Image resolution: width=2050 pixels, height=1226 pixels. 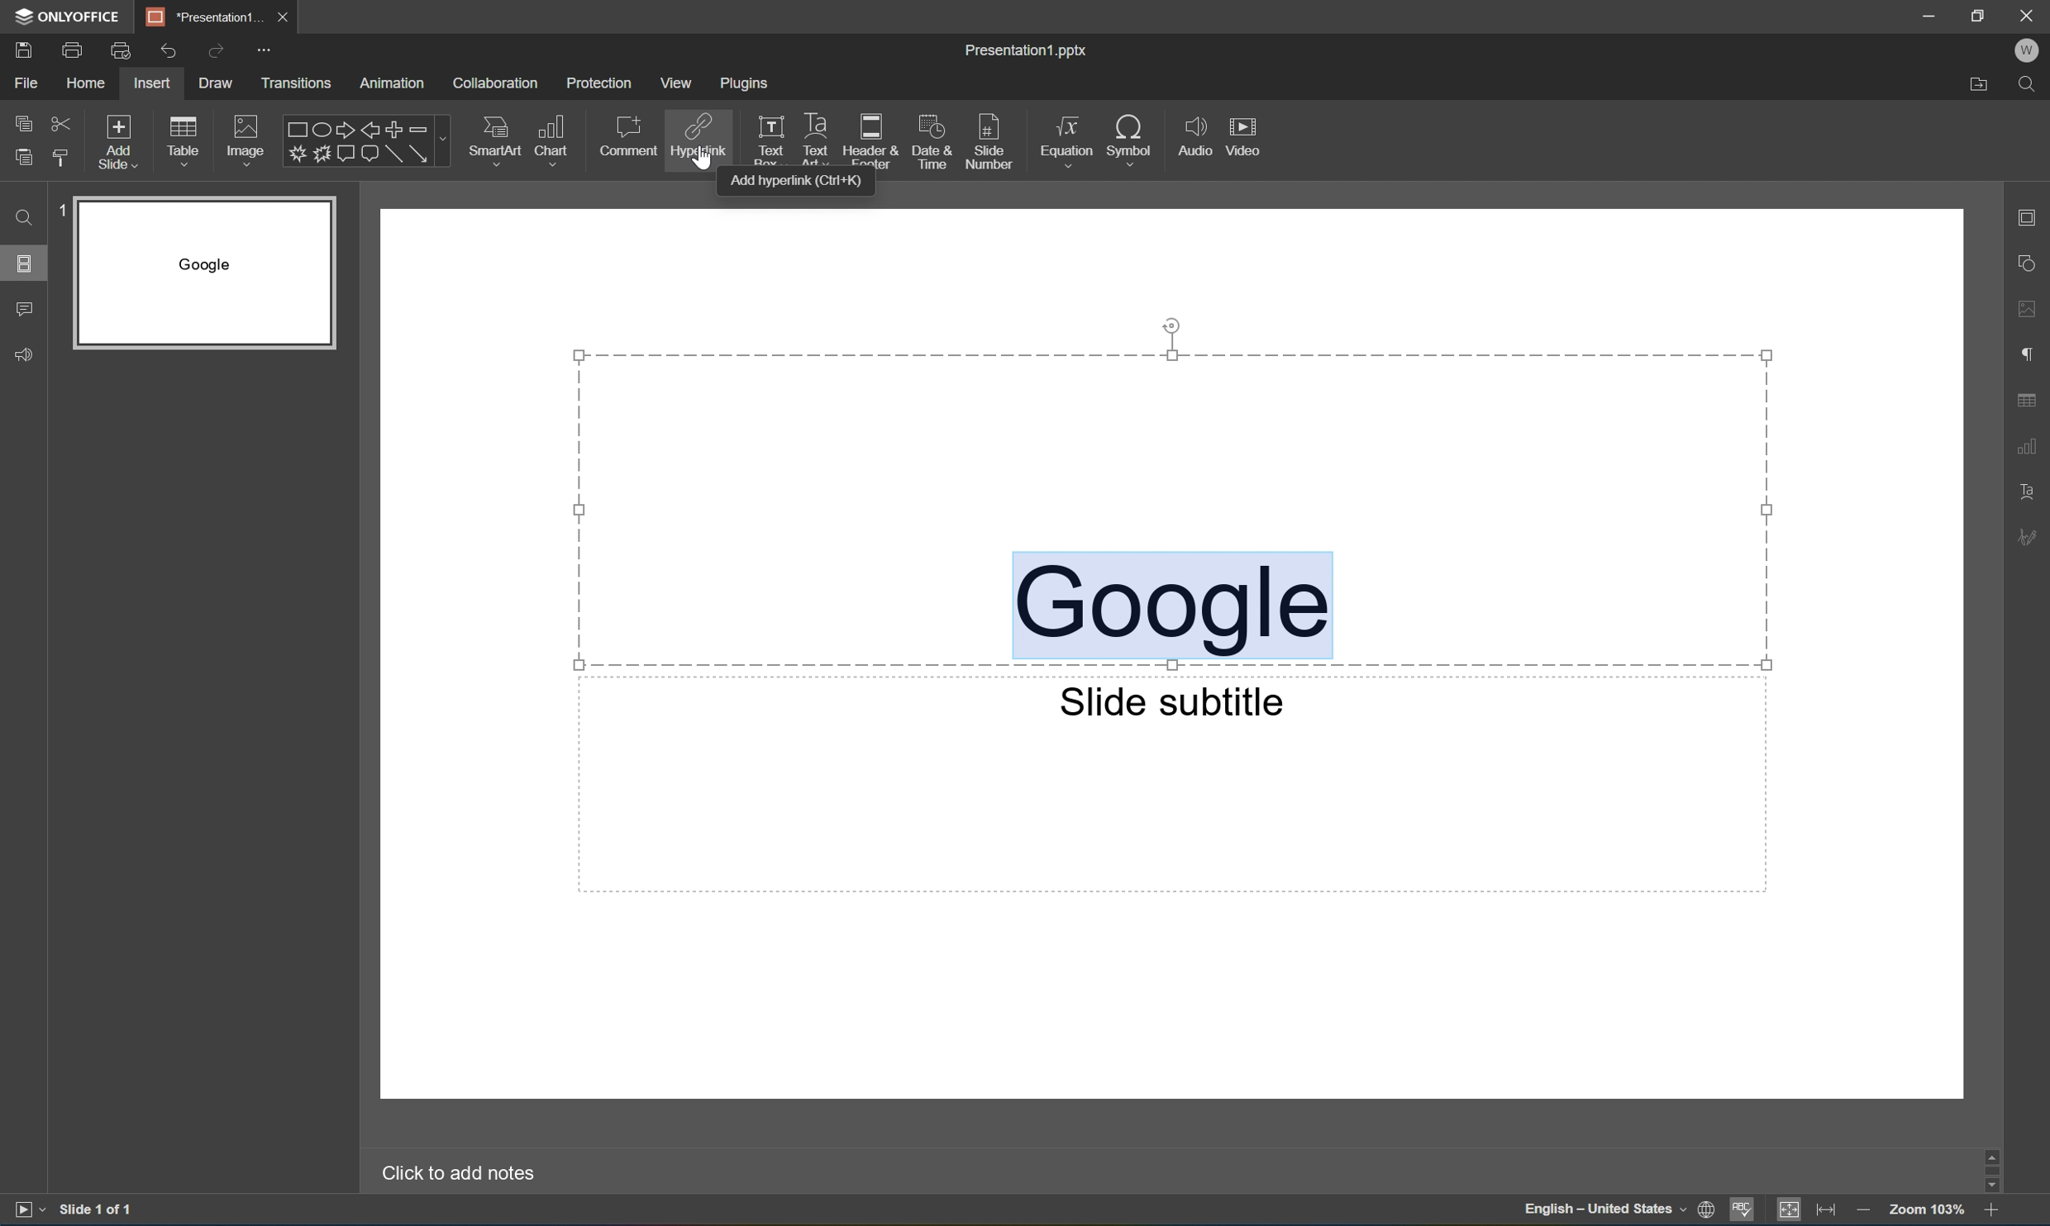 What do you see at coordinates (22, 50) in the screenshot?
I see `Save` at bounding box center [22, 50].